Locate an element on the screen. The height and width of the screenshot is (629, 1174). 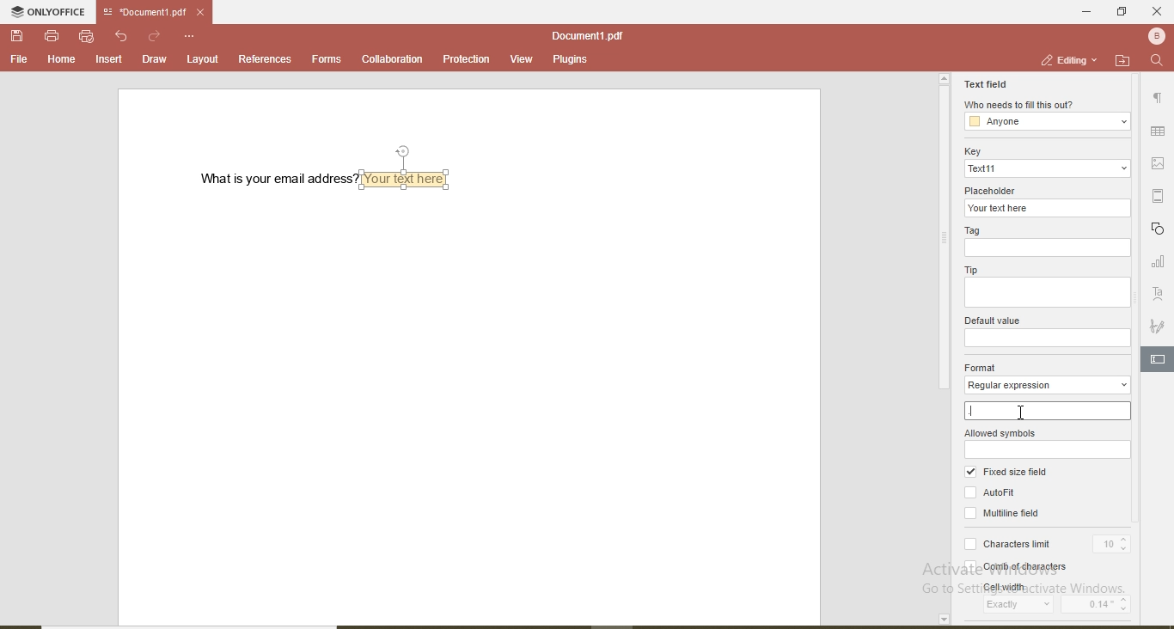
signature is located at coordinates (1158, 327).